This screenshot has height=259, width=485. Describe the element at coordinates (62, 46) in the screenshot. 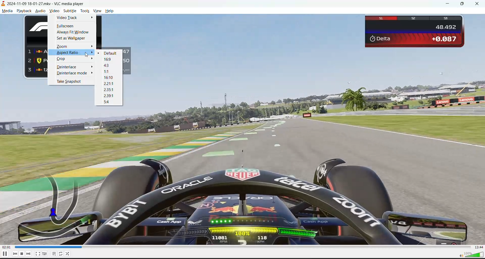

I see `zoom` at that location.